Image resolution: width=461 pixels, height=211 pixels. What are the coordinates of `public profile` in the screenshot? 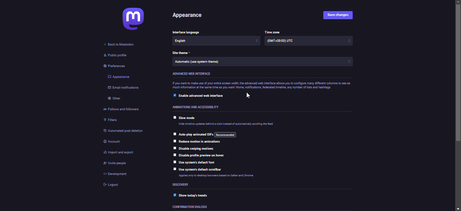 It's located at (116, 56).